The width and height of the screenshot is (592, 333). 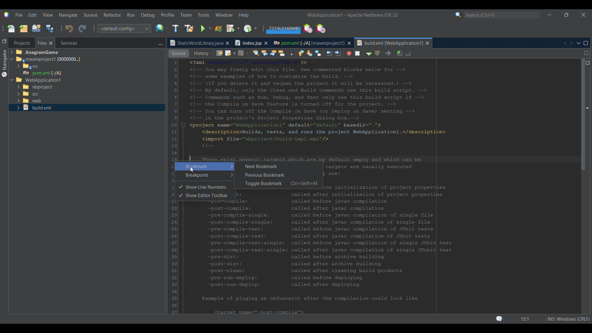 What do you see at coordinates (284, 29) in the screenshot?
I see `Garbage collection changed` at bounding box center [284, 29].